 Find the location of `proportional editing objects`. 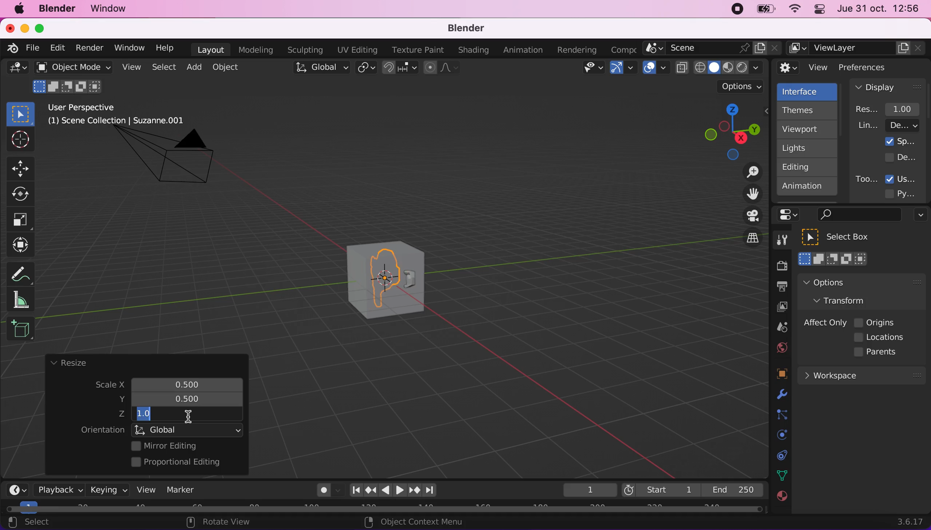

proportional editing objects is located at coordinates (442, 68).